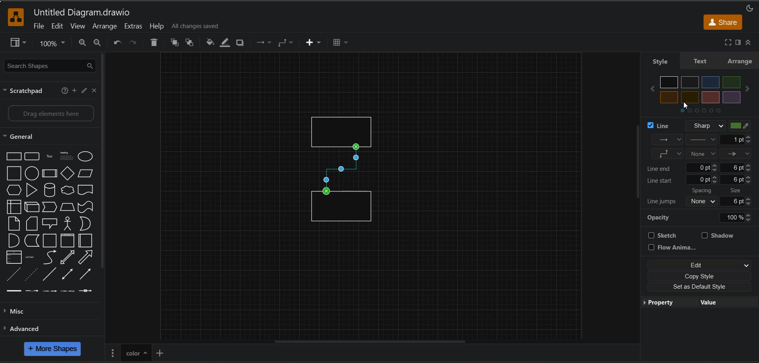 The image size is (759, 363). Describe the element at coordinates (12, 207) in the screenshot. I see `Internal storge` at that location.